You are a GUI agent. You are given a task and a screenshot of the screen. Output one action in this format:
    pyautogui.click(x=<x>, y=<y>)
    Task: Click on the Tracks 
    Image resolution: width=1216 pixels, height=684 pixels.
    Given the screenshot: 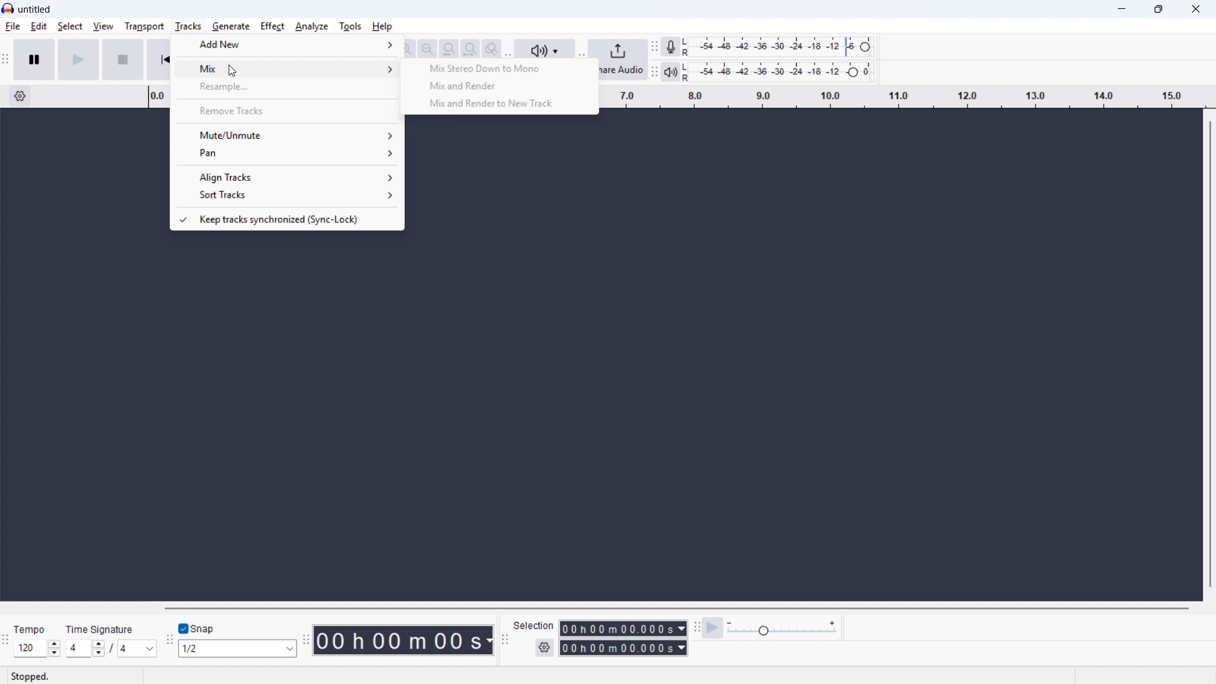 What is the action you would take?
    pyautogui.click(x=189, y=26)
    